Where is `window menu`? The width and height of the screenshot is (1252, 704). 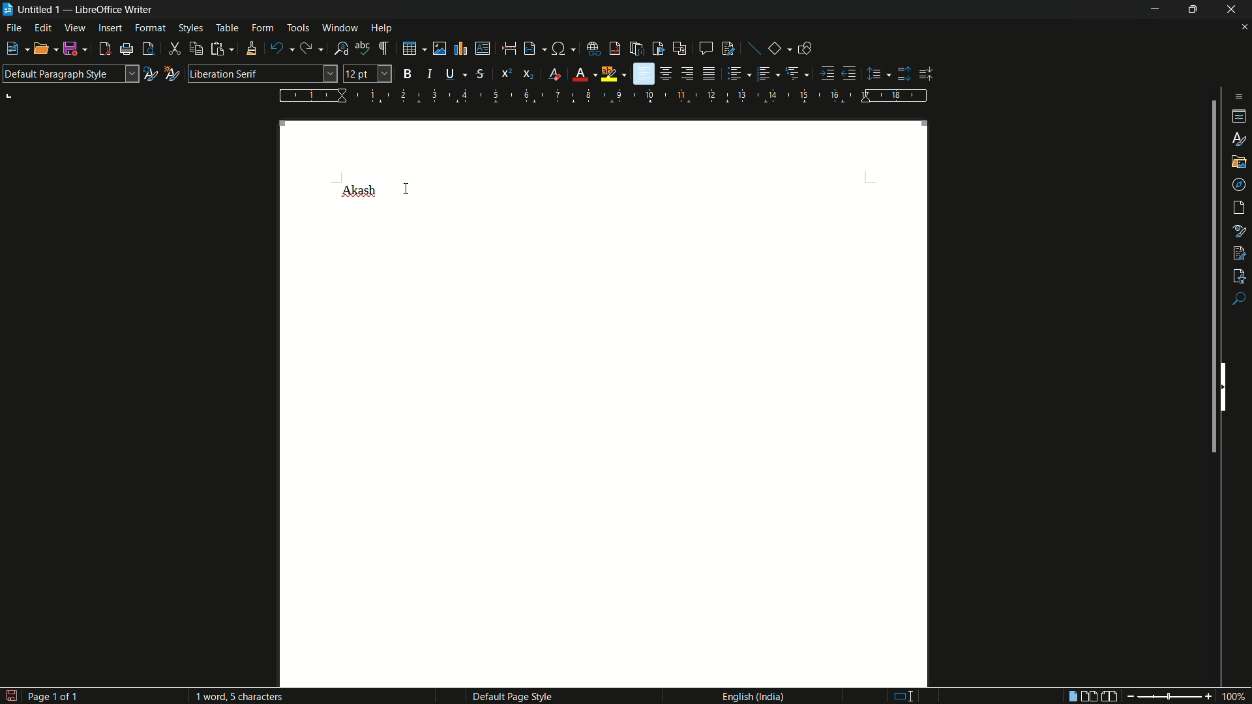 window menu is located at coordinates (340, 27).